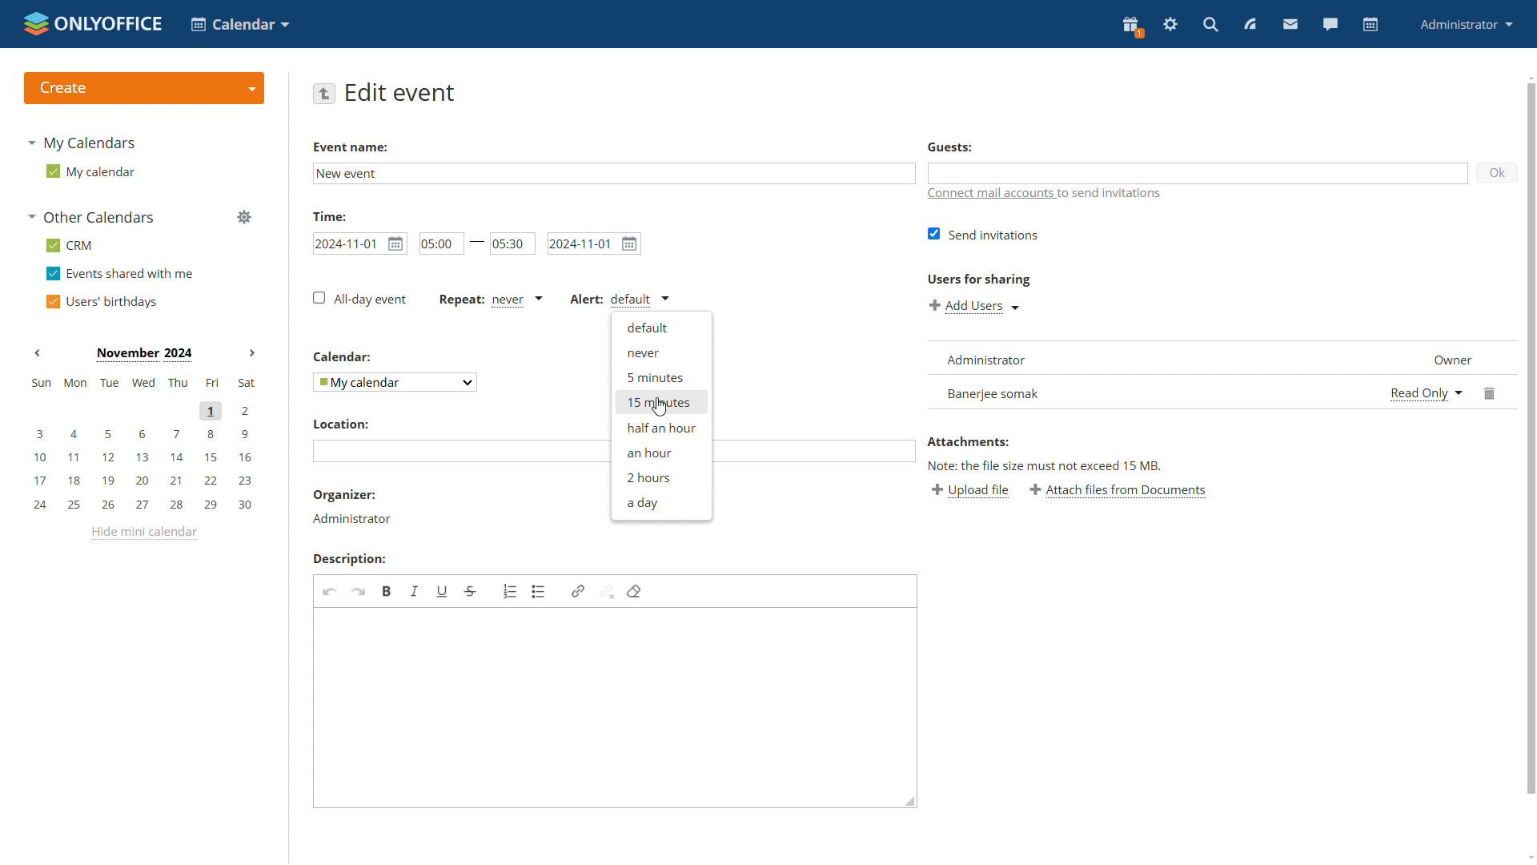  Describe the element at coordinates (489, 301) in the screenshot. I see `event repetetition` at that location.